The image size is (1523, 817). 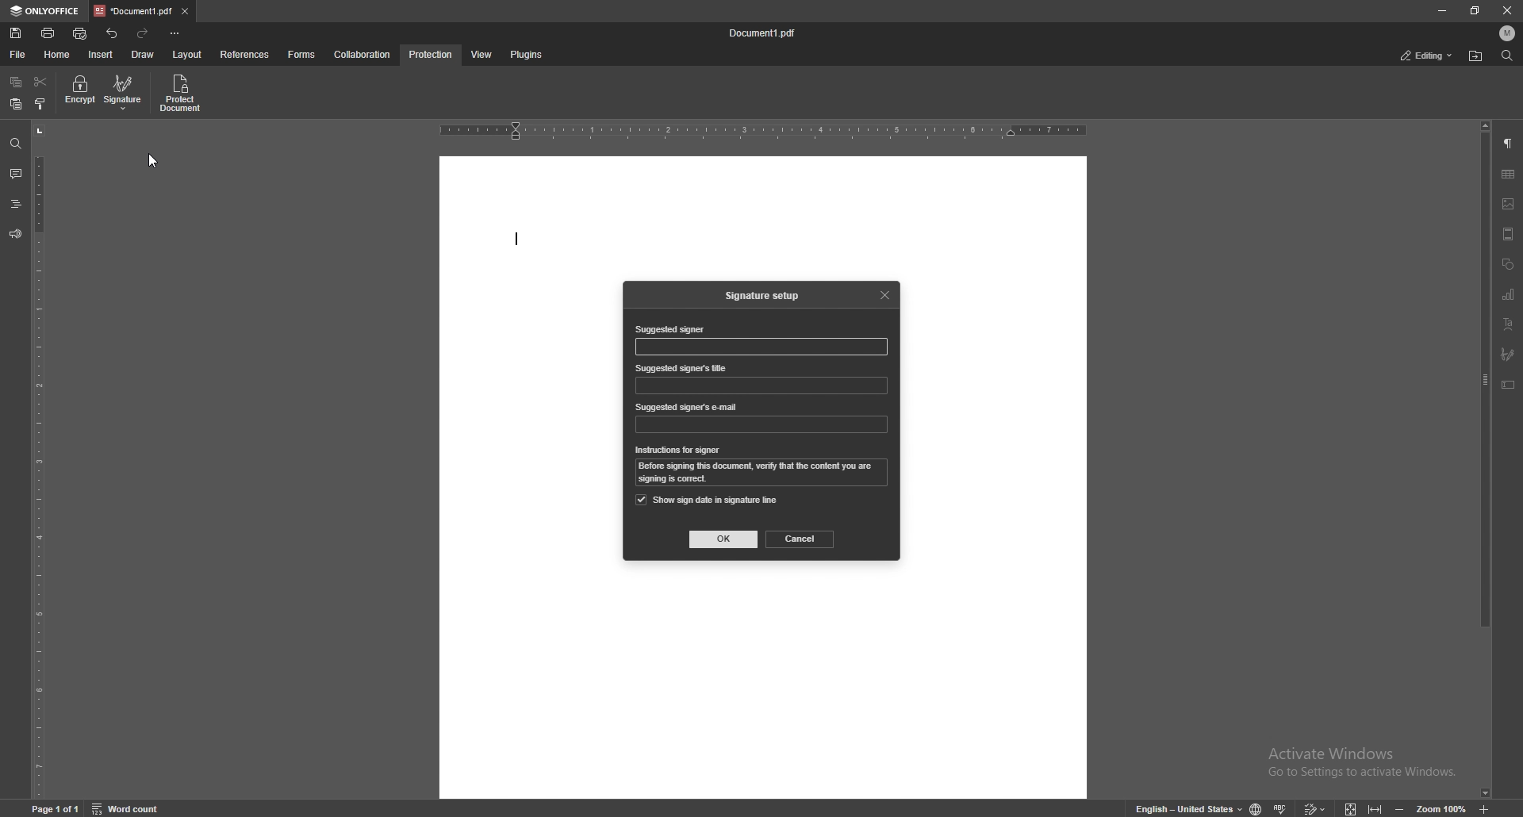 What do you see at coordinates (1508, 33) in the screenshot?
I see `profile` at bounding box center [1508, 33].